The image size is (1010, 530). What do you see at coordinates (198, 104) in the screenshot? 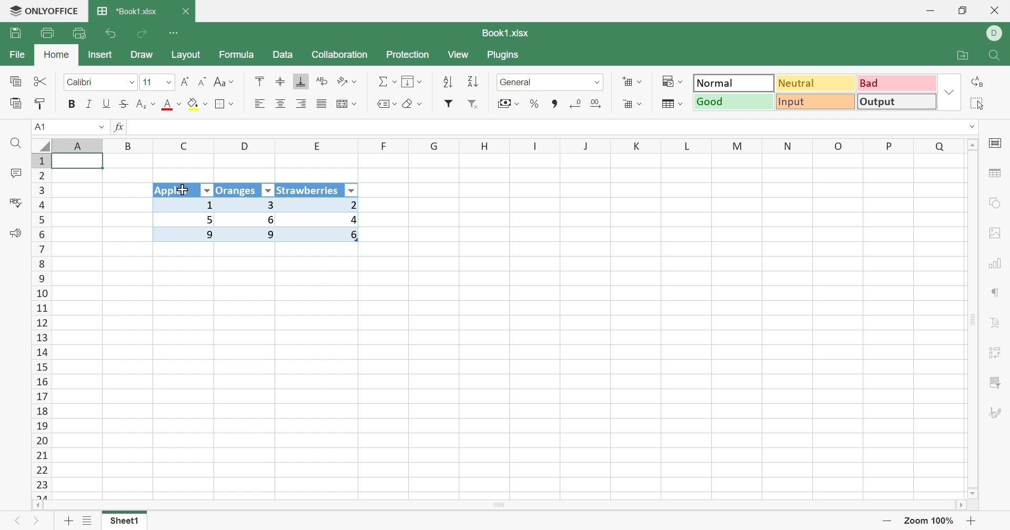
I see `Fill color` at bounding box center [198, 104].